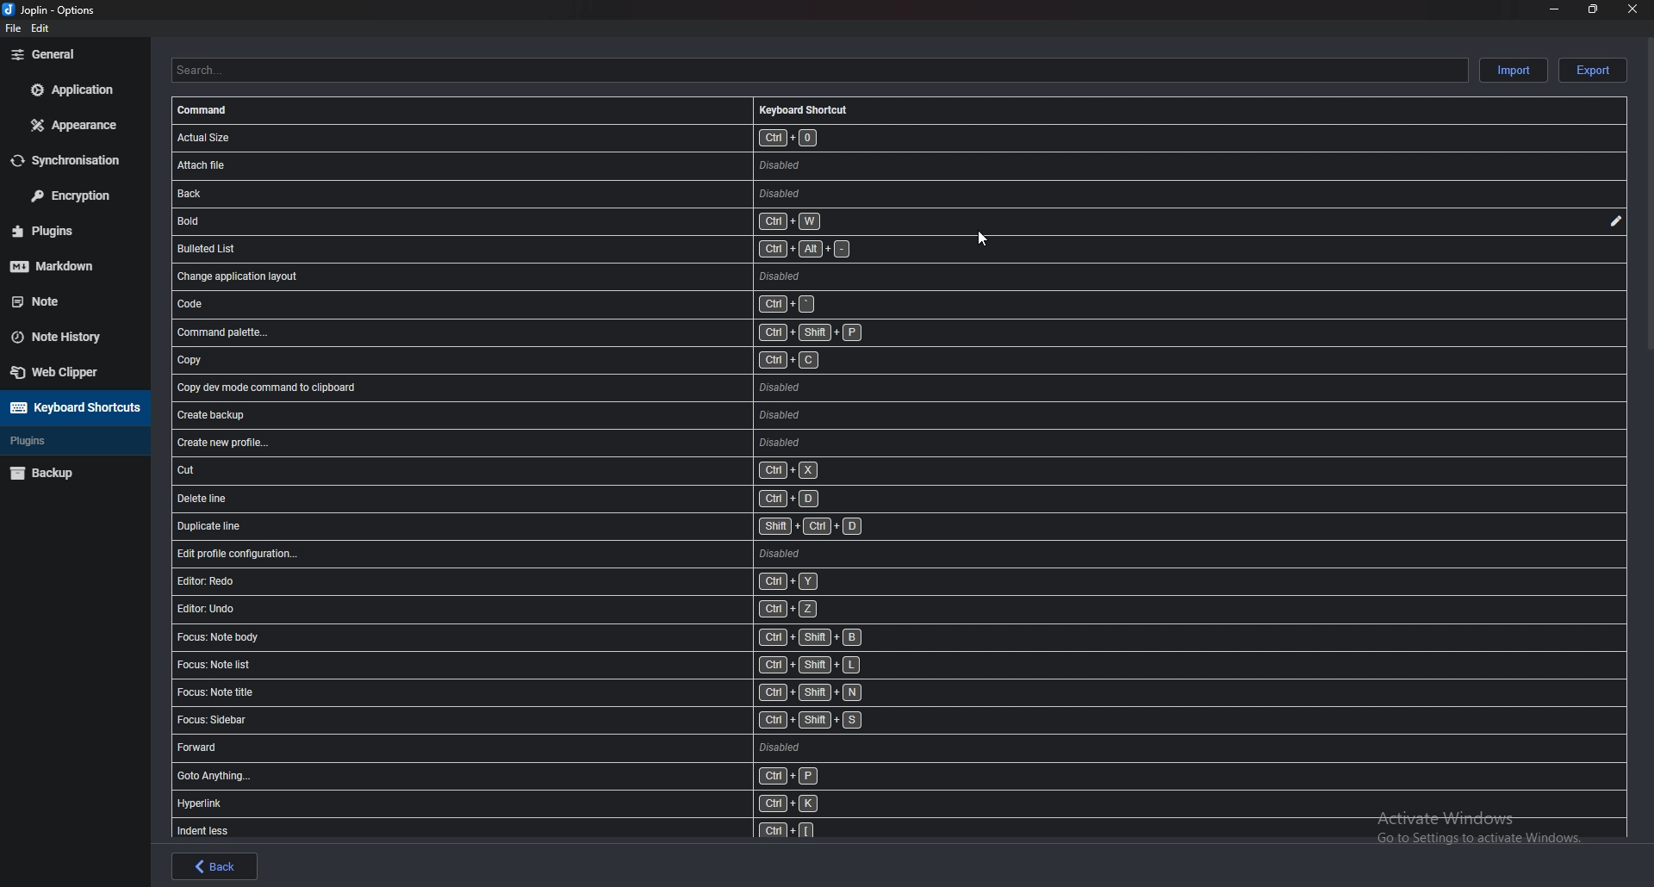 This screenshot has width=1654, height=887. Describe the element at coordinates (1514, 71) in the screenshot. I see `Import` at that location.